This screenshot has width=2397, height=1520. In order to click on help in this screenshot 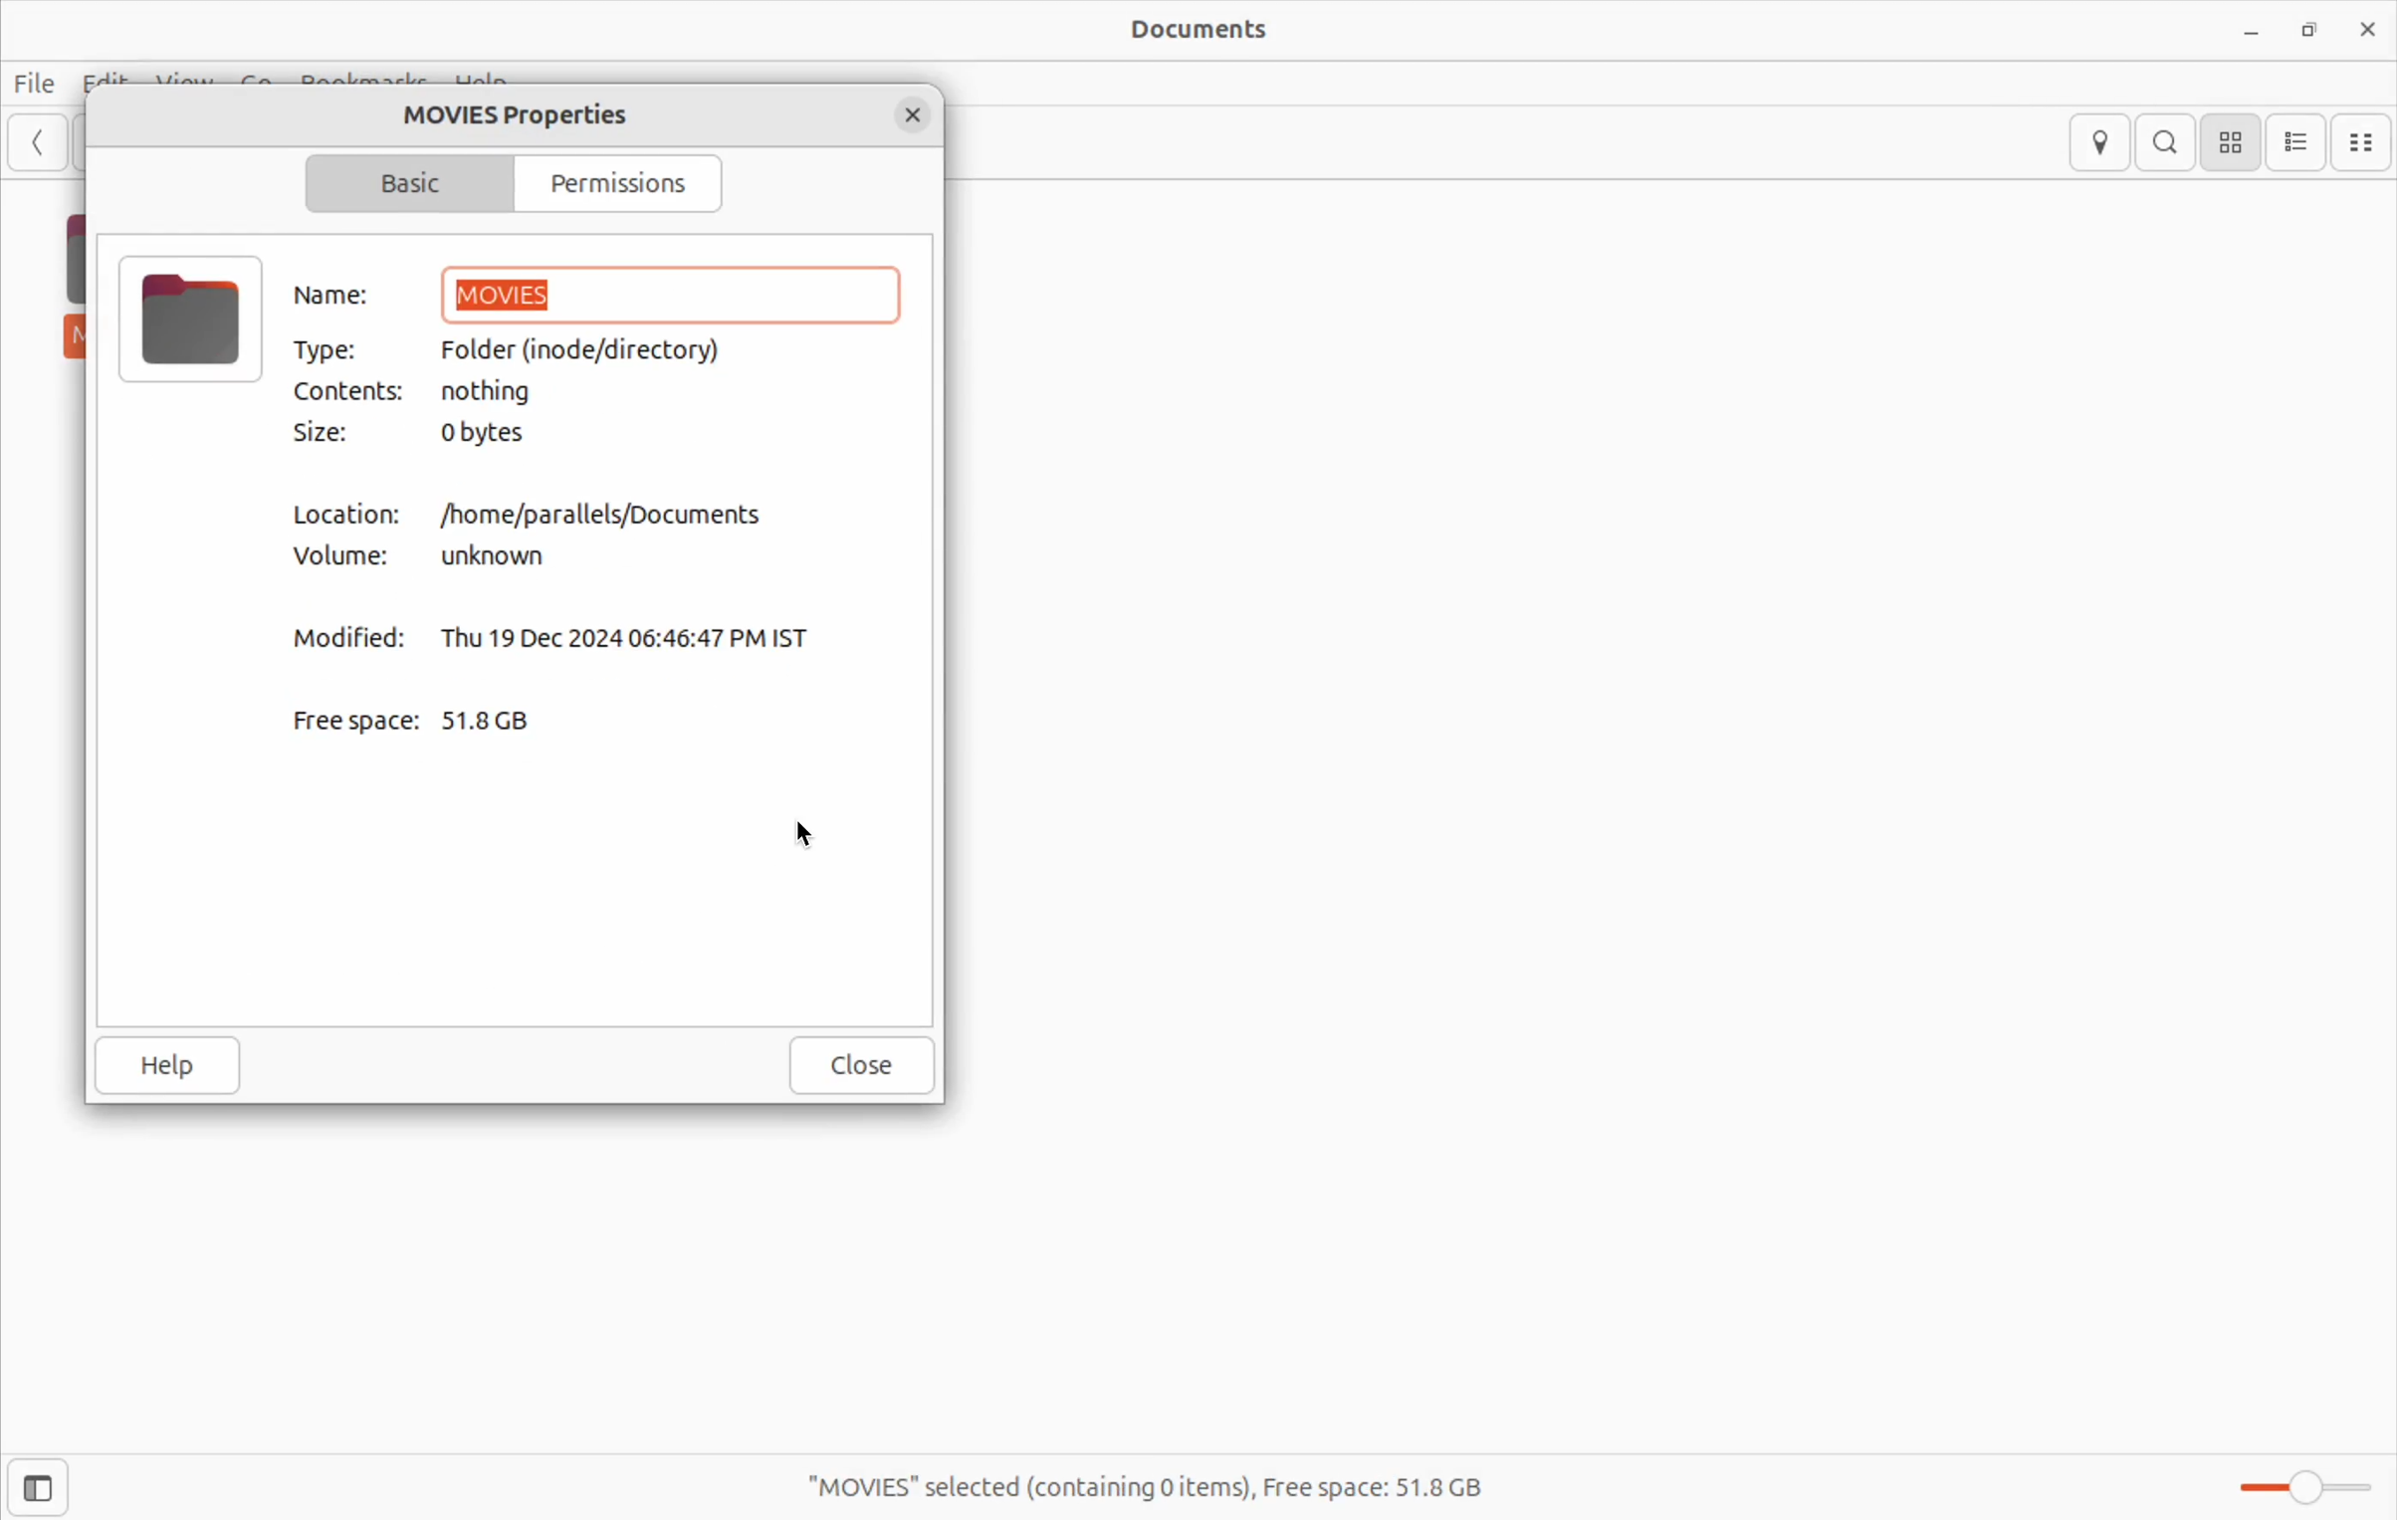, I will do `click(177, 1065)`.